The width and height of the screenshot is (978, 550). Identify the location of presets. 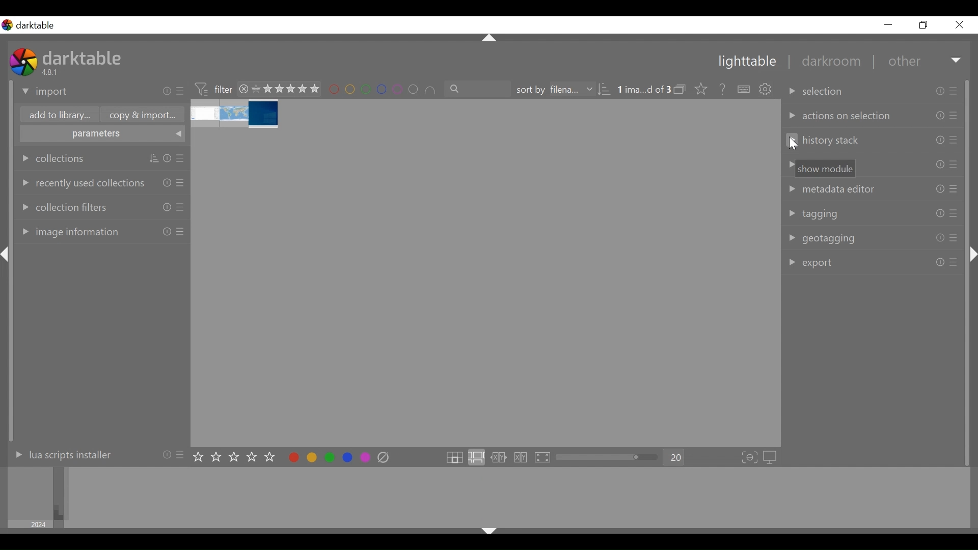
(181, 207).